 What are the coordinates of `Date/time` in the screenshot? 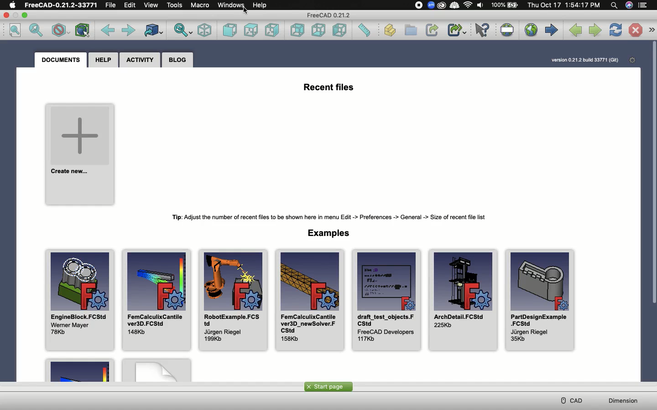 It's located at (564, 5).